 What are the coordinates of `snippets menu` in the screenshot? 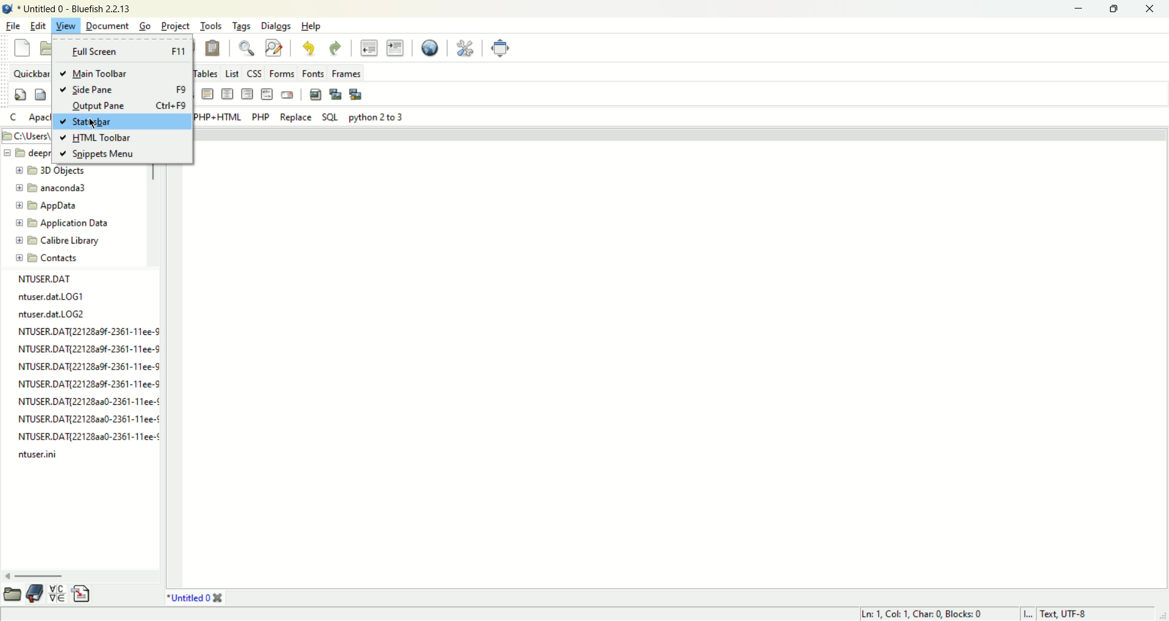 It's located at (111, 154).